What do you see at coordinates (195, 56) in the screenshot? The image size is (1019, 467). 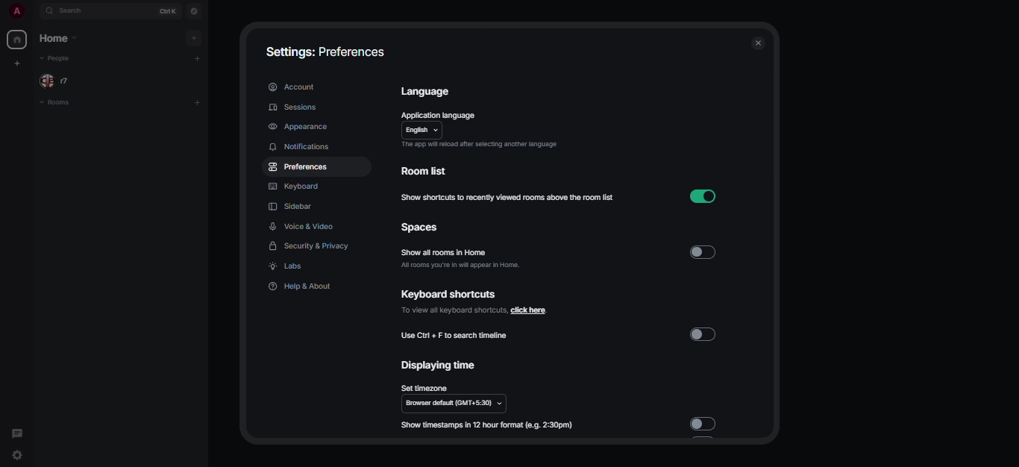 I see `add` at bounding box center [195, 56].